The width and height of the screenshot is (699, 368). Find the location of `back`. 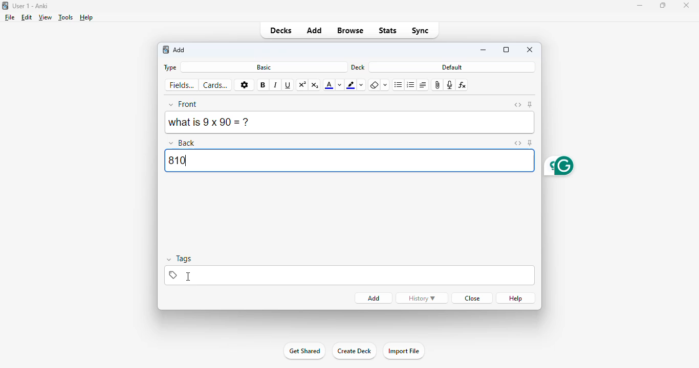

back is located at coordinates (183, 142).